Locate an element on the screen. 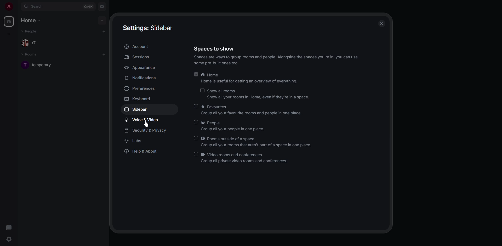  security & privacy is located at coordinates (147, 130).